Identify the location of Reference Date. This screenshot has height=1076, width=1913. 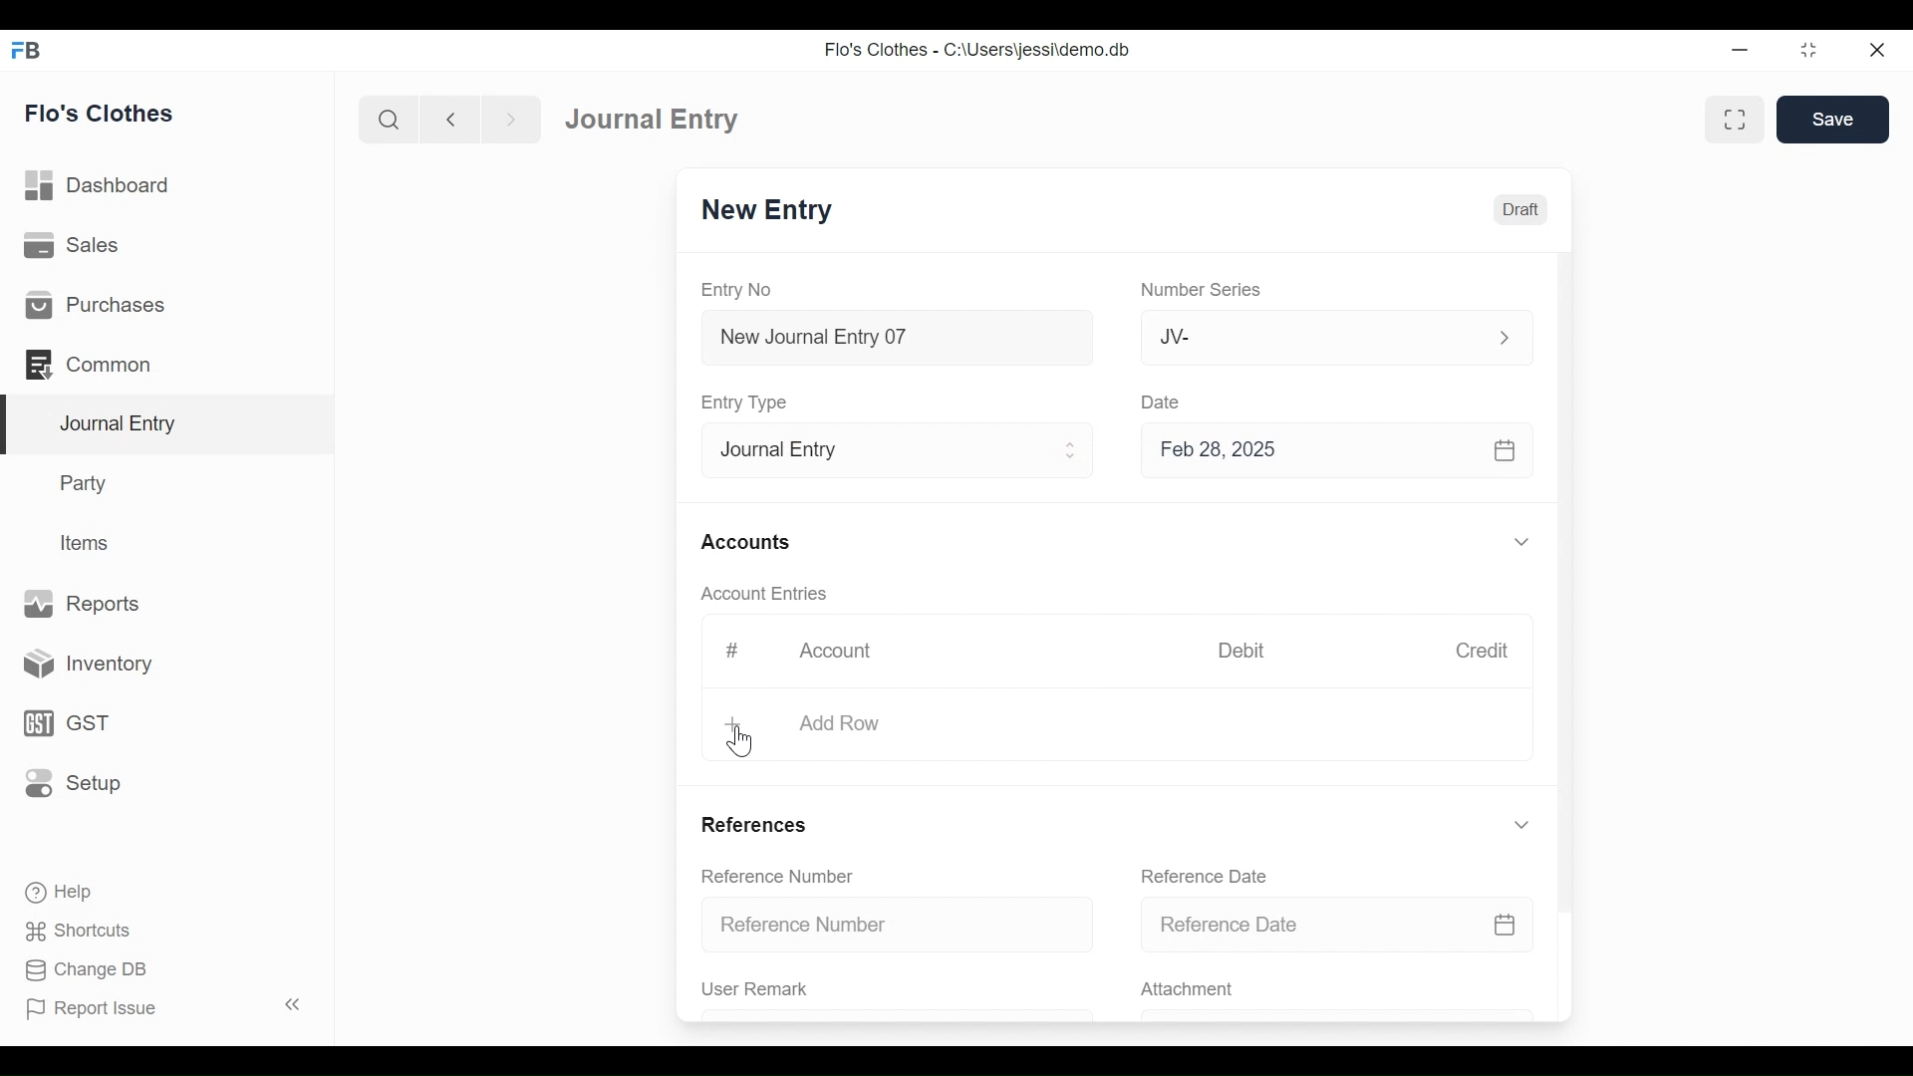
(1331, 926).